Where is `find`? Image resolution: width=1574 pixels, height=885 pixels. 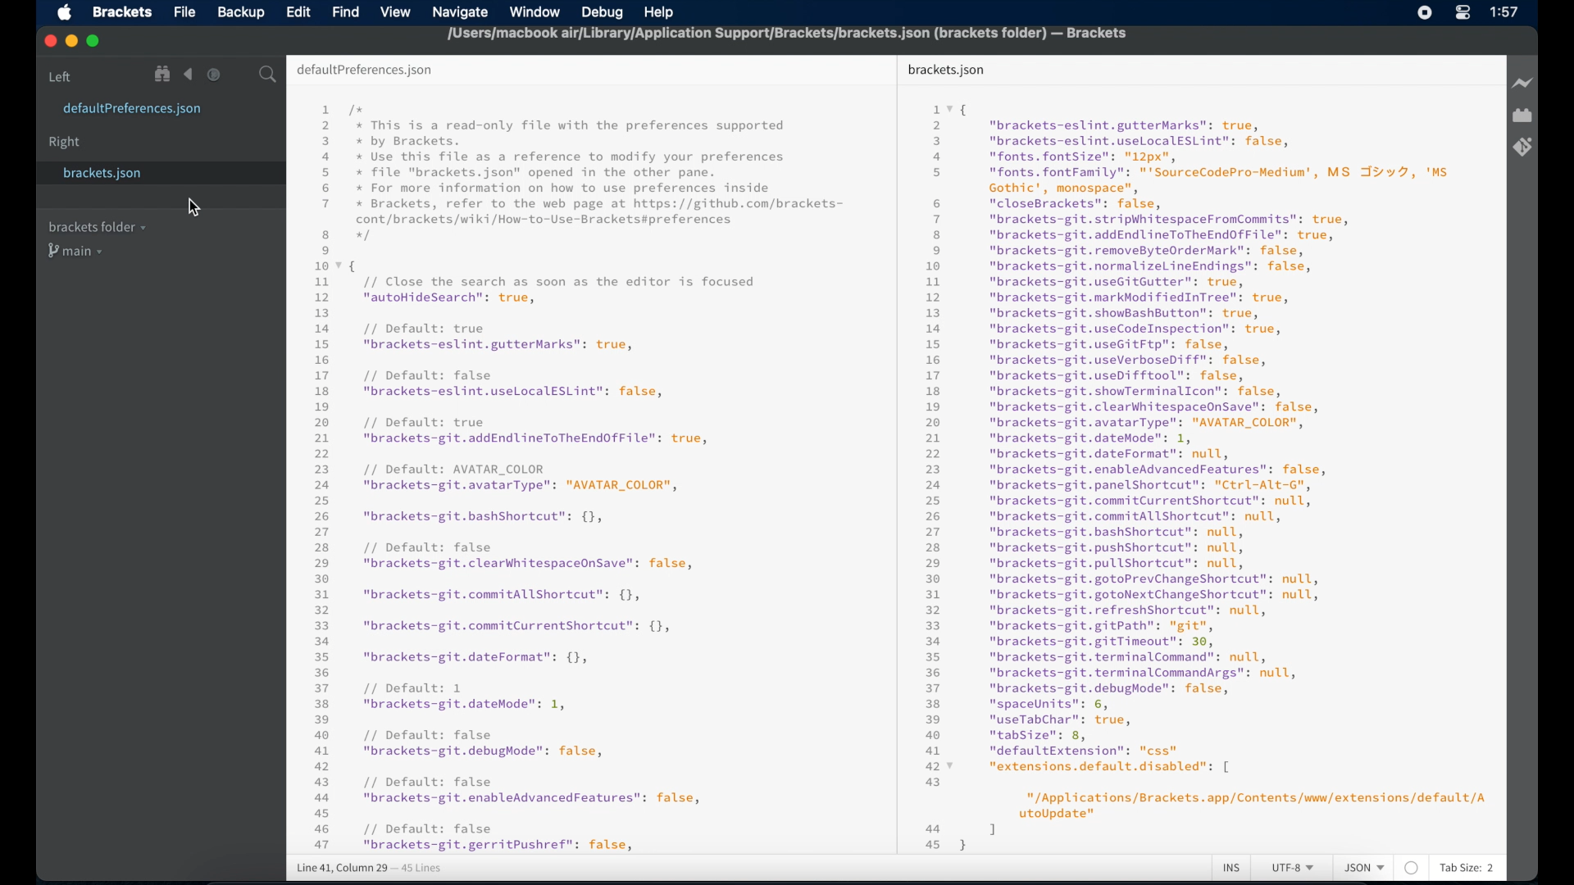 find is located at coordinates (346, 11).